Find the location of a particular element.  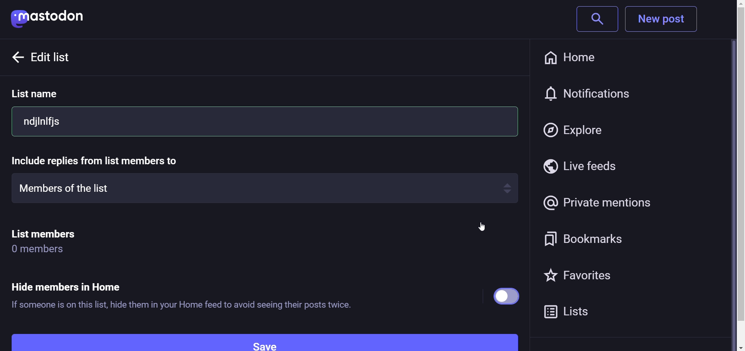

include replies from list member to is located at coordinates (102, 161).